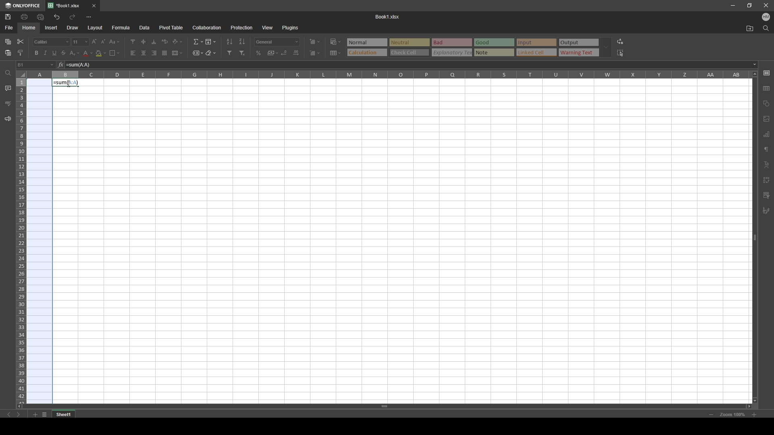  What do you see at coordinates (73, 17) in the screenshot?
I see `redo` at bounding box center [73, 17].